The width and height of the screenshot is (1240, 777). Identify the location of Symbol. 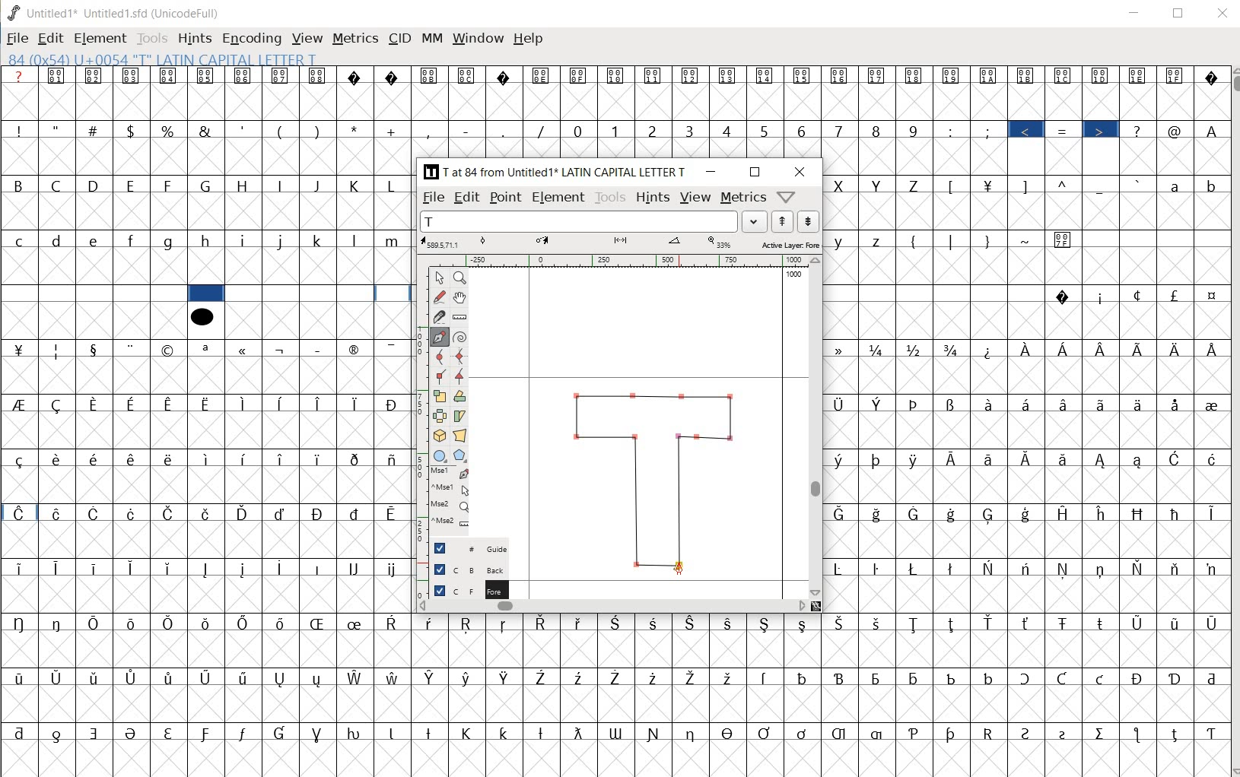
(1066, 350).